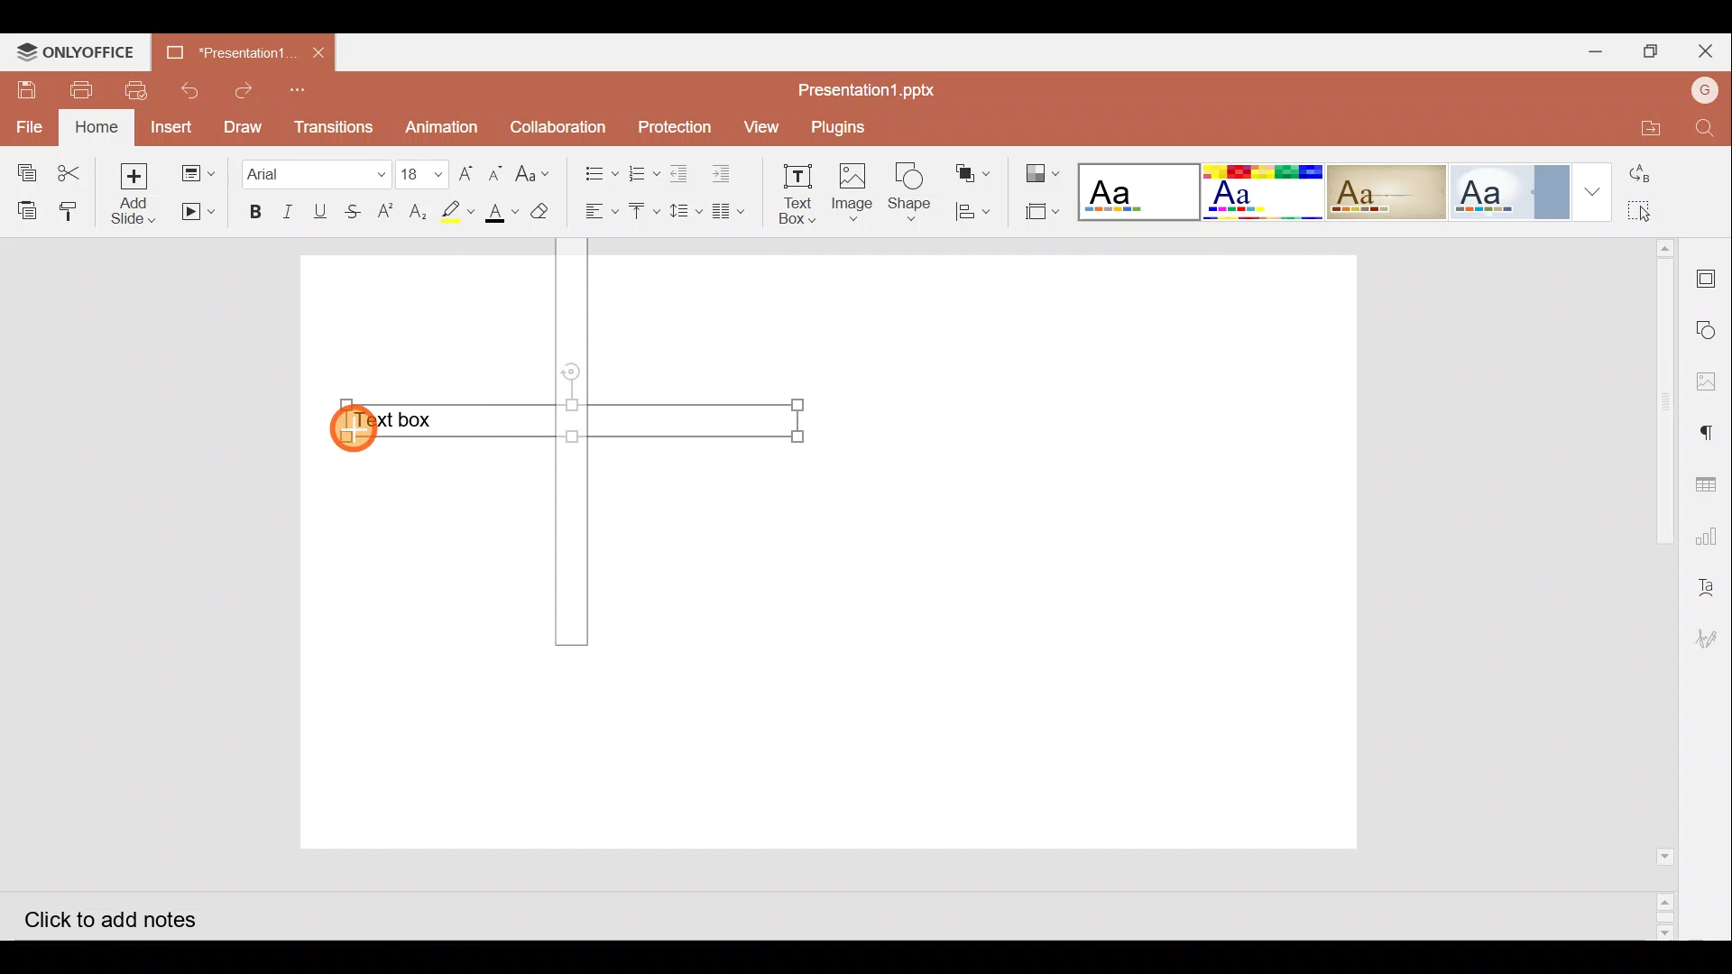  What do you see at coordinates (1640, 126) in the screenshot?
I see `Open file location` at bounding box center [1640, 126].